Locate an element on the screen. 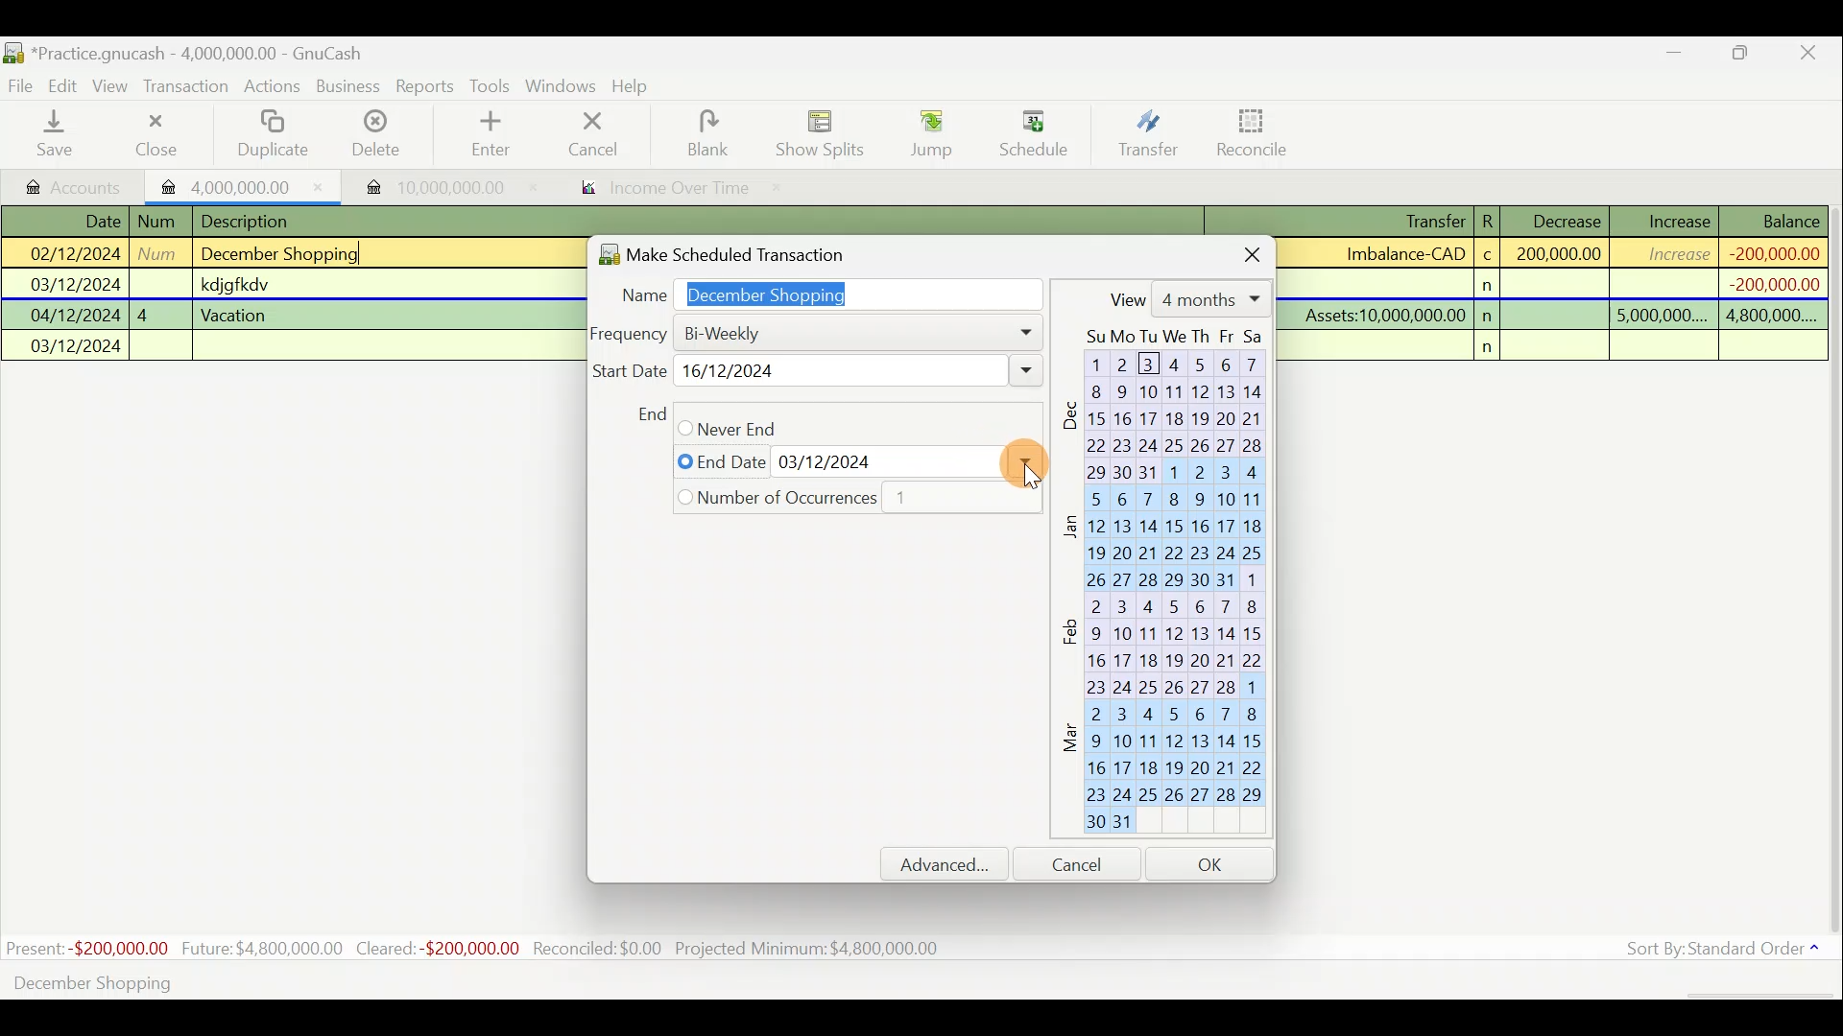 Image resolution: width=1843 pixels, height=1036 pixels. Sort by is located at coordinates (1727, 953).